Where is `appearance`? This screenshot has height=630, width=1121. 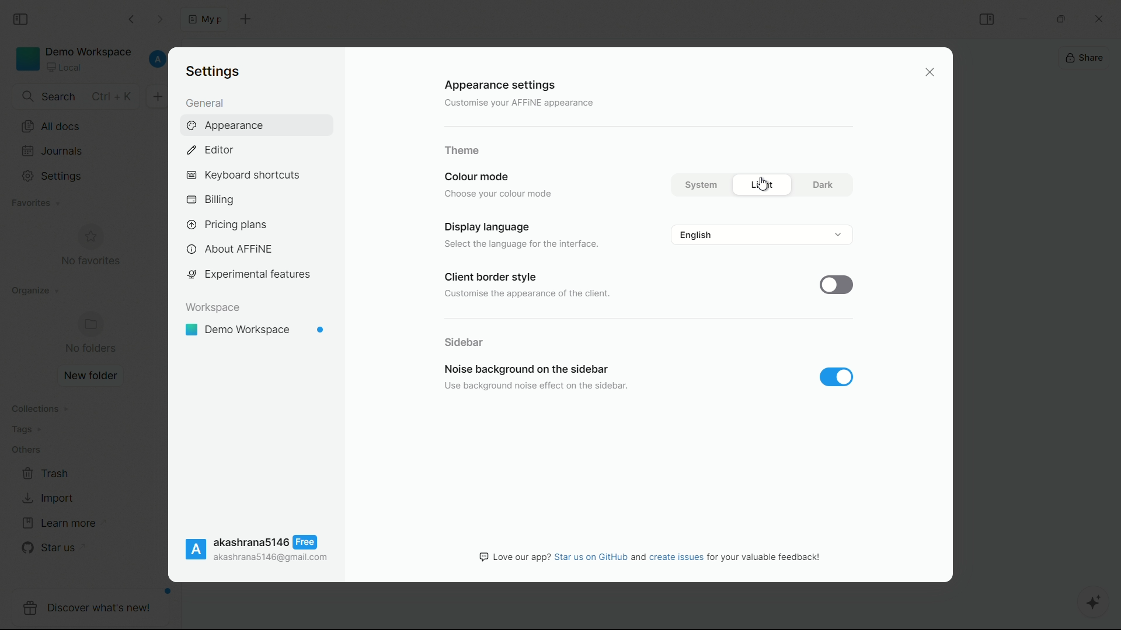
appearance is located at coordinates (228, 126).